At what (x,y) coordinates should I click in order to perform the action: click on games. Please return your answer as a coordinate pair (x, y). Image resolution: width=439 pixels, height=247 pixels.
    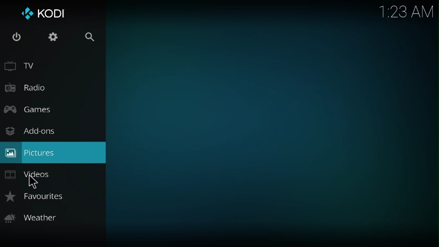
    Looking at the image, I should click on (29, 110).